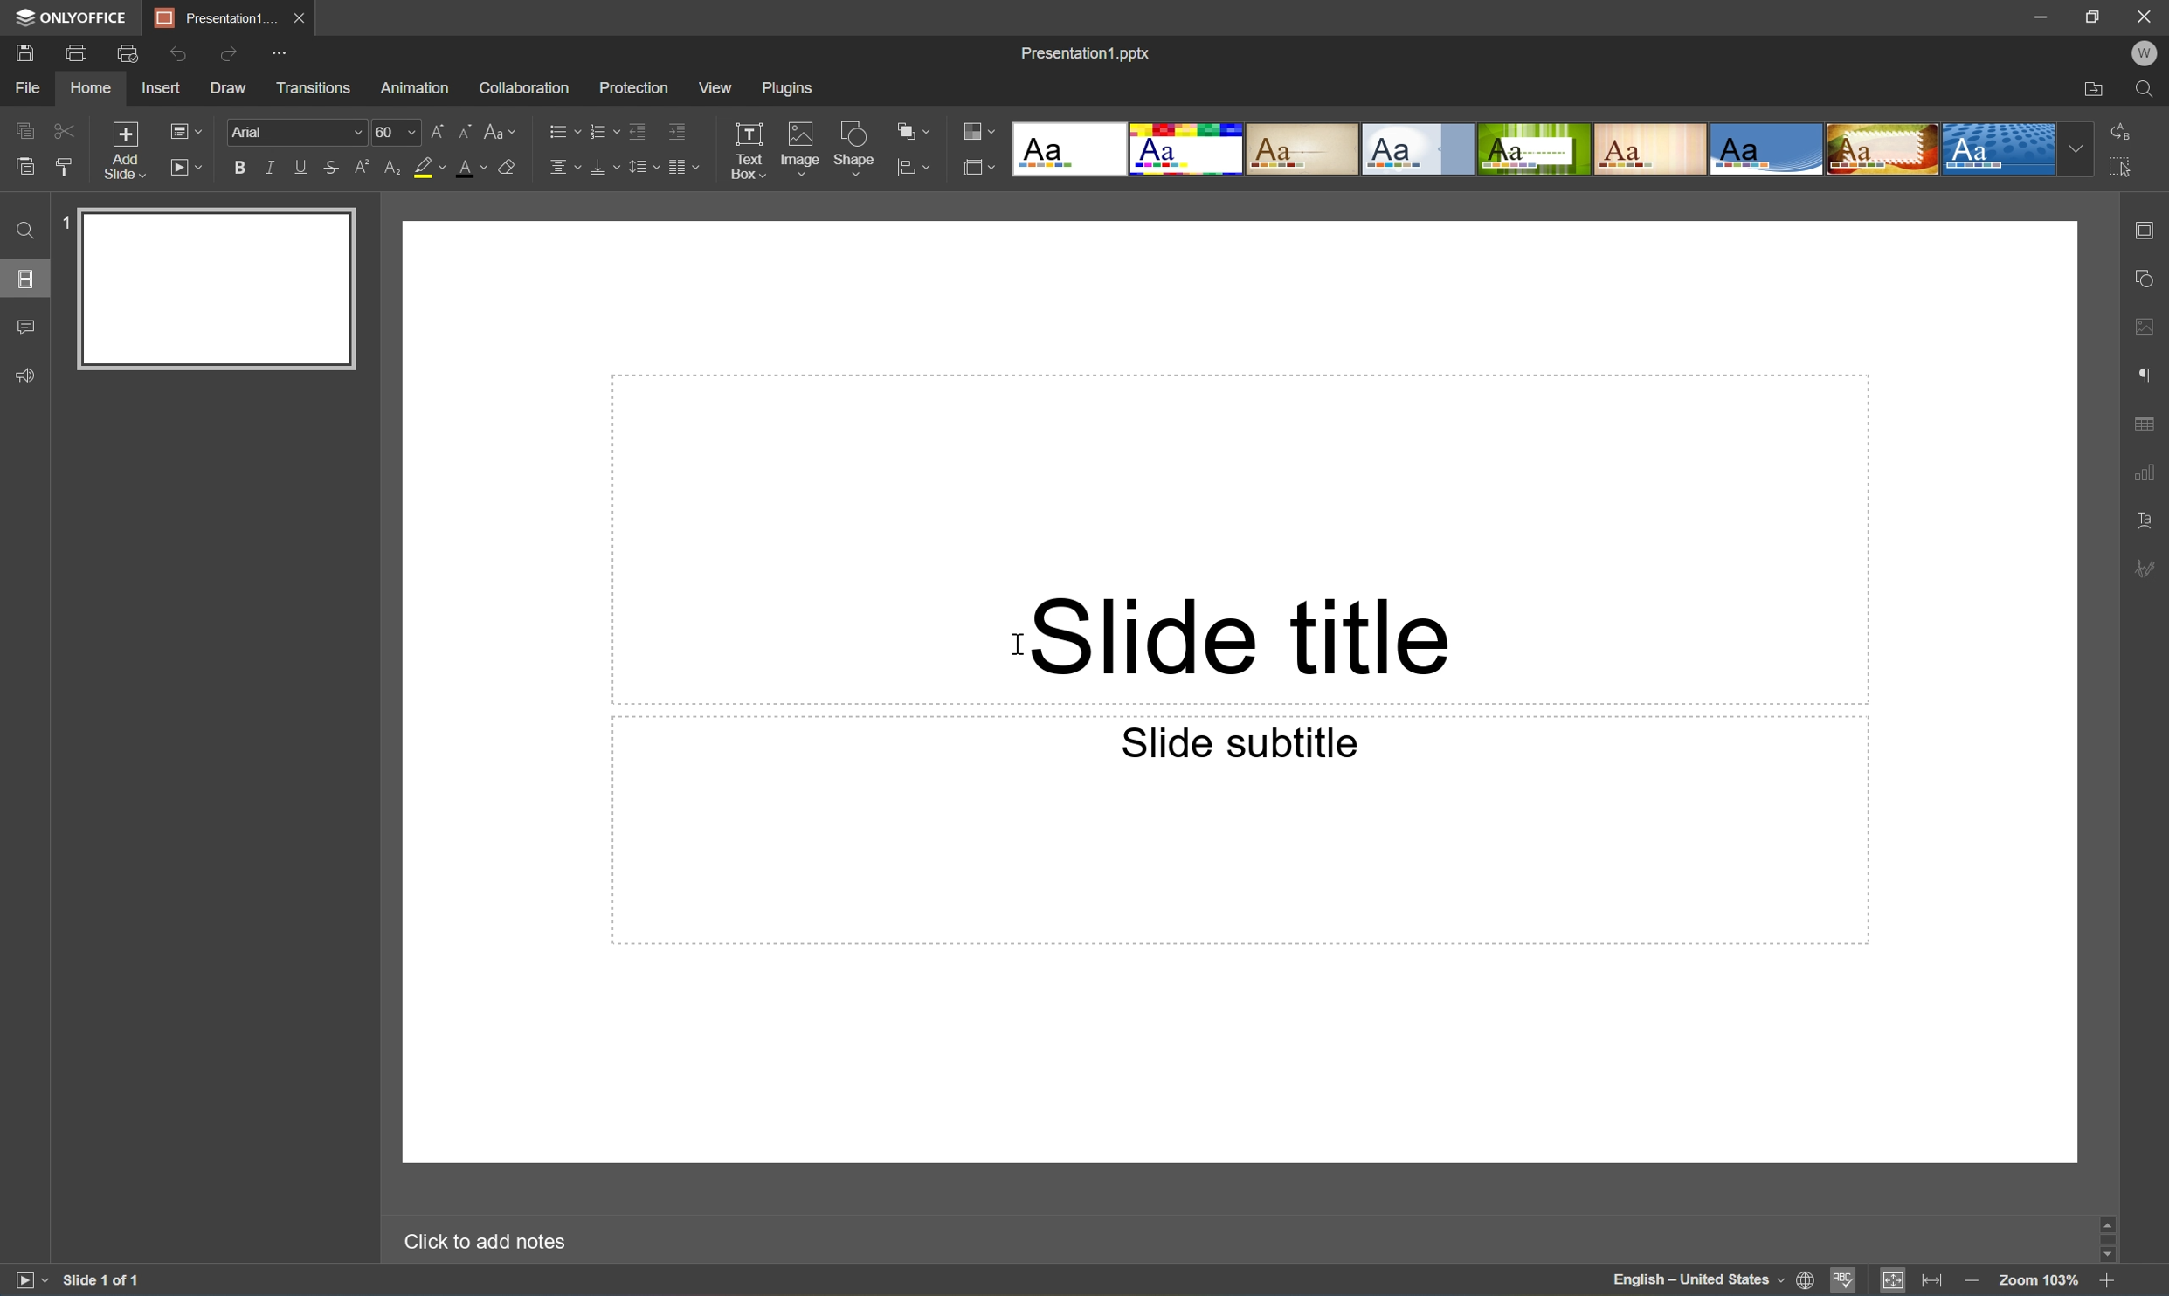 The height and width of the screenshot is (1296, 2169). I want to click on Find, so click(2150, 90).